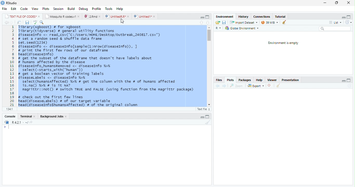  I want to click on Mosquito R codes1, so click(63, 16).